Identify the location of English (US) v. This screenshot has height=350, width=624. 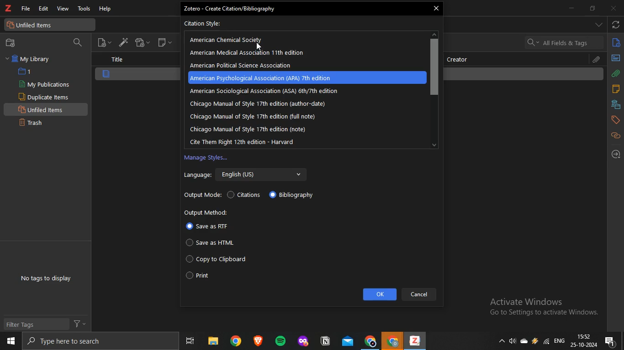
(264, 174).